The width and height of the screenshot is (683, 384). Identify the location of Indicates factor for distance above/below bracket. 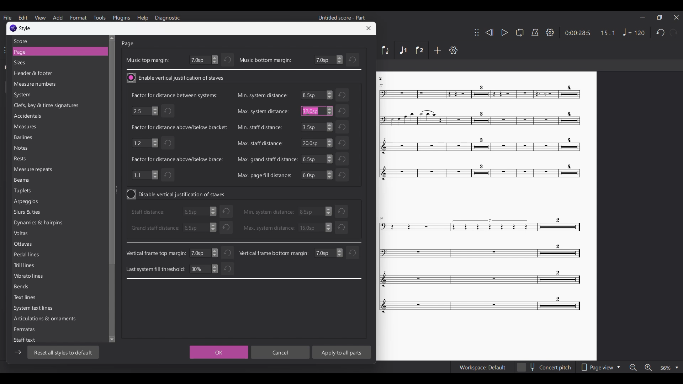
(179, 127).